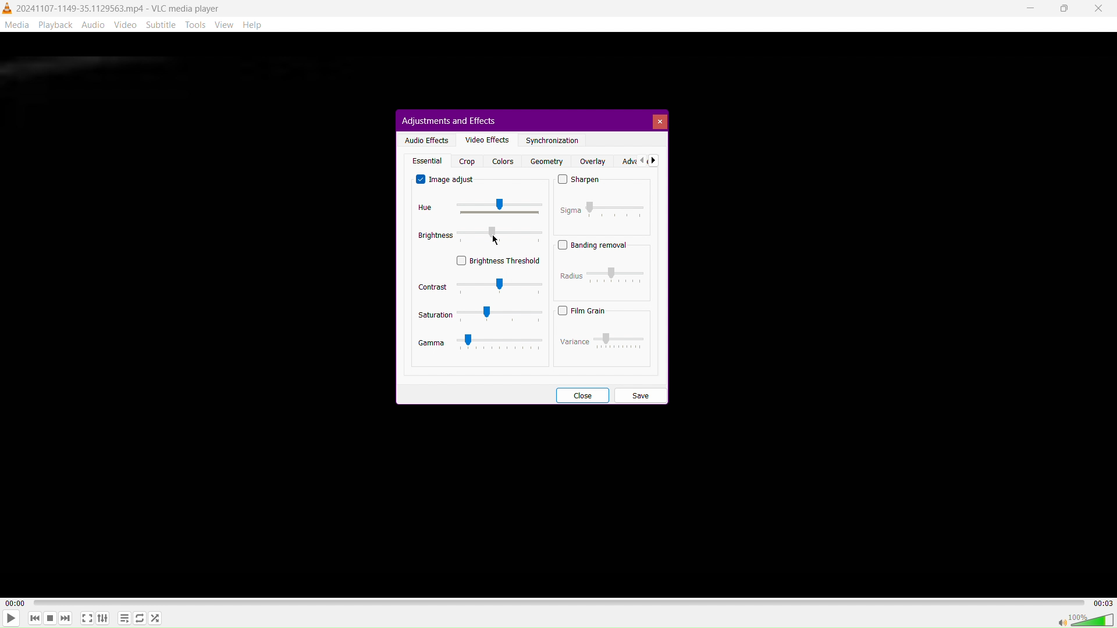 The width and height of the screenshot is (1117, 628). Describe the element at coordinates (495, 241) in the screenshot. I see `Cursor MOUSE_DOWN Position` at that location.